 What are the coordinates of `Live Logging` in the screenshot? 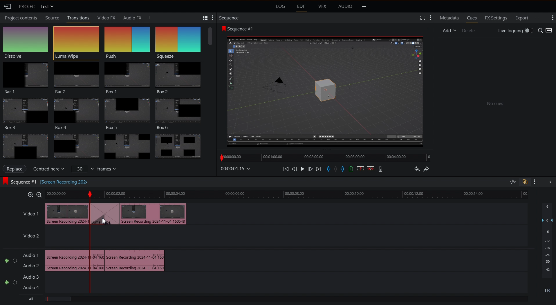 It's located at (515, 30).